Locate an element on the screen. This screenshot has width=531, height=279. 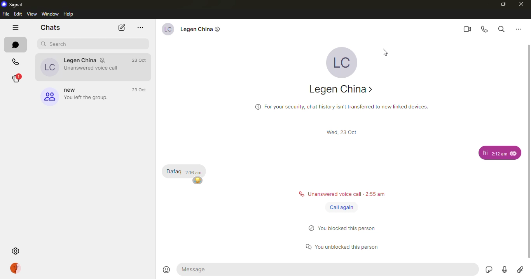
record is located at coordinates (505, 270).